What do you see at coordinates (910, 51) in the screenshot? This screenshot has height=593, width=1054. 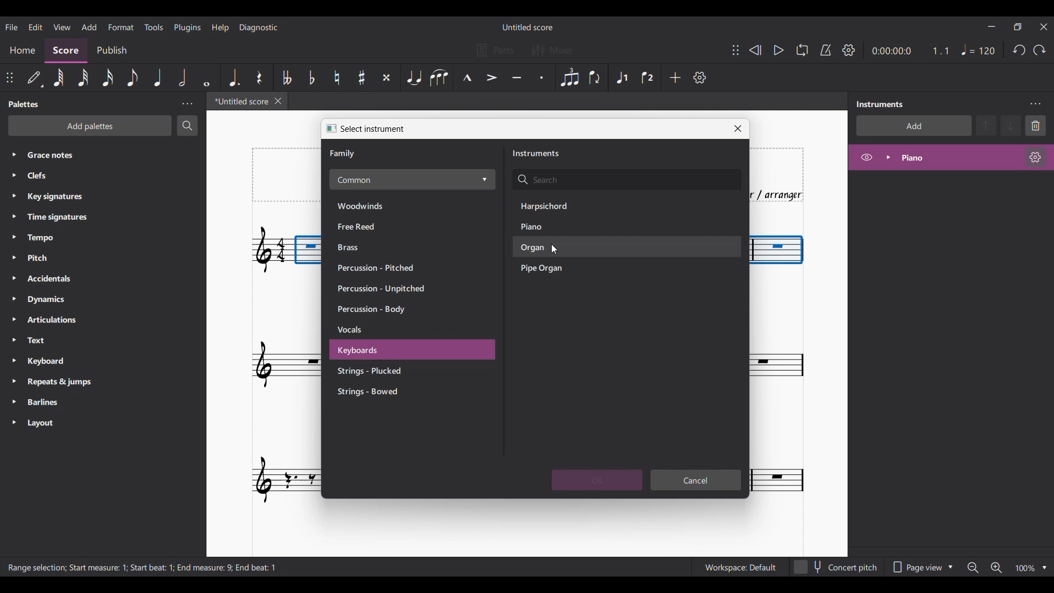 I see `Ratio and duration of current note in score` at bounding box center [910, 51].